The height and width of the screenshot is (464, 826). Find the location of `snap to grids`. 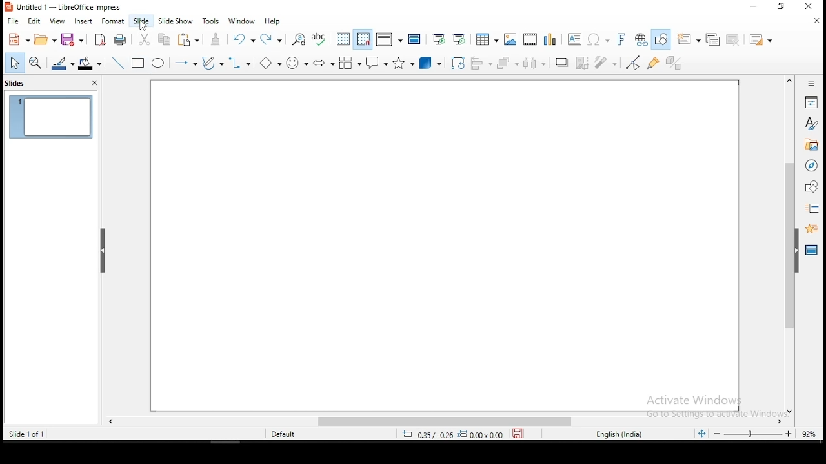

snap to grids is located at coordinates (363, 41).